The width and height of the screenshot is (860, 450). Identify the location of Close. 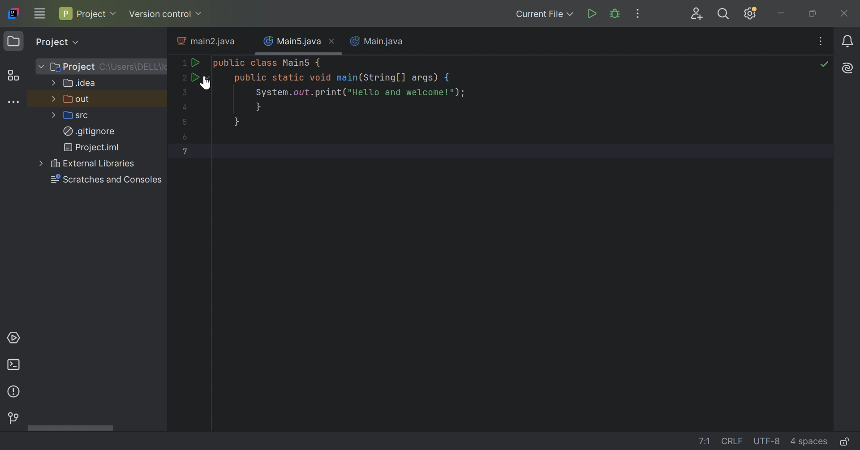
(843, 13).